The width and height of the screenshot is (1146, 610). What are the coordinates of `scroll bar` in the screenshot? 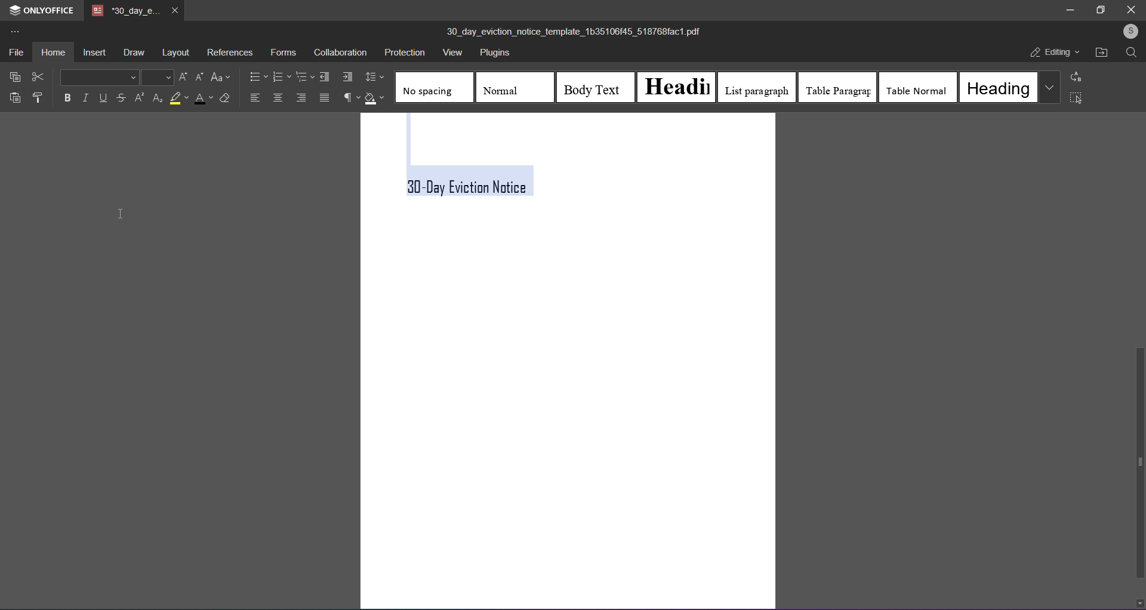 It's located at (1138, 463).